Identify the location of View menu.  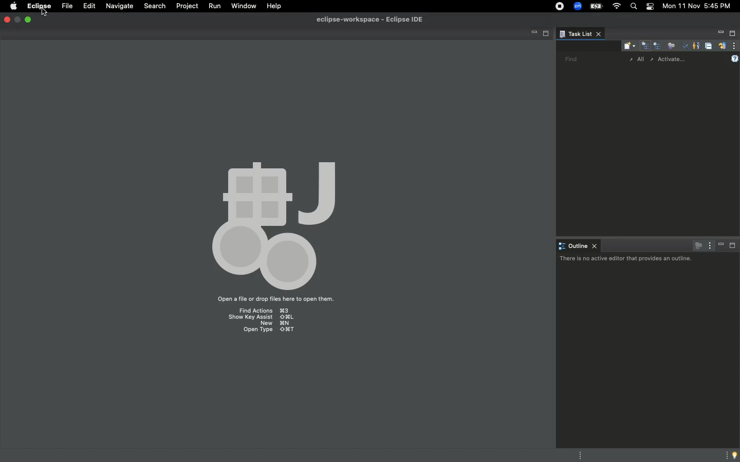
(735, 46).